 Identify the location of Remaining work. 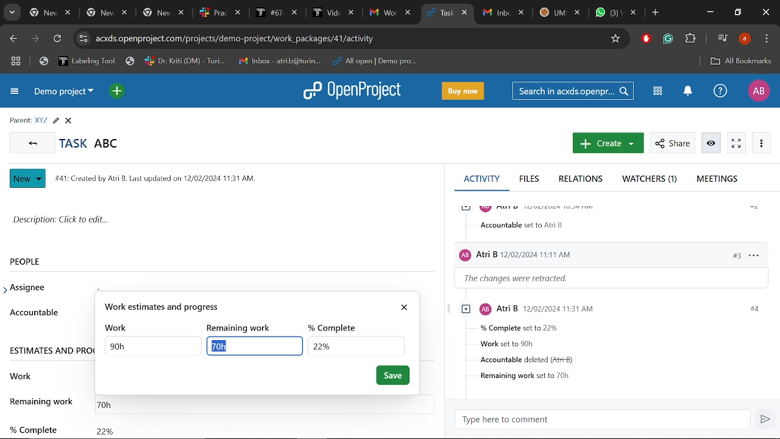
(110, 402).